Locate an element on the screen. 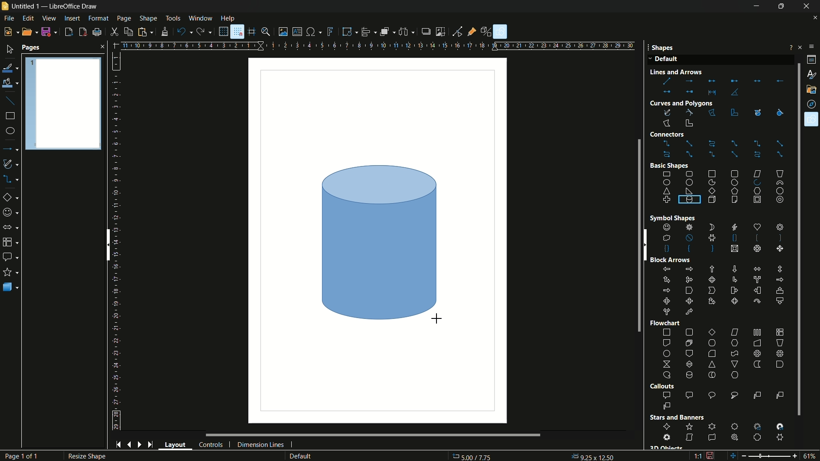 This screenshot has height=461, width=820. Block Arrows is located at coordinates (671, 260).